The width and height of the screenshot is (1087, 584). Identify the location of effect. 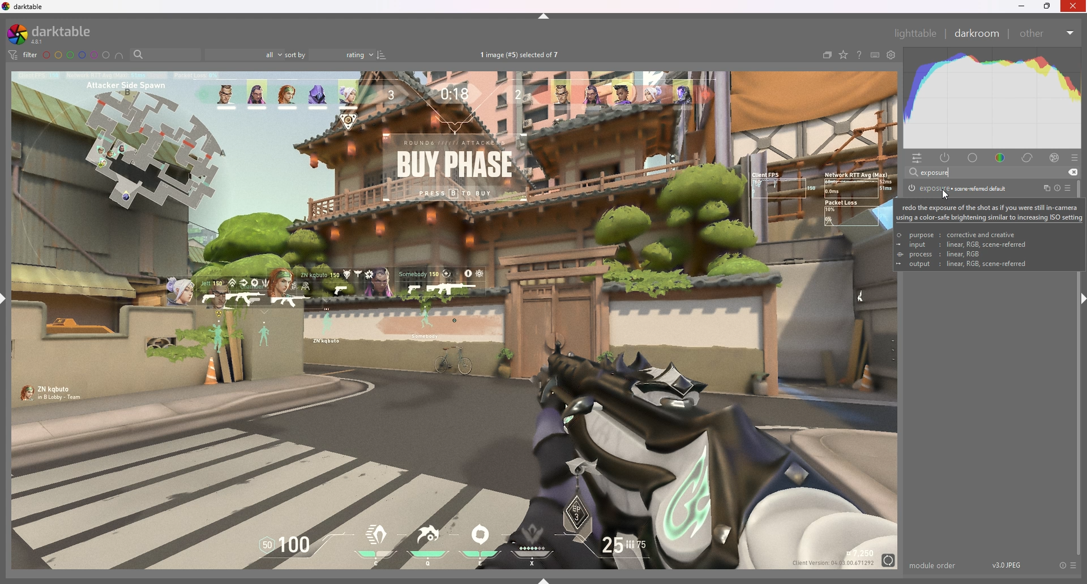
(1055, 158).